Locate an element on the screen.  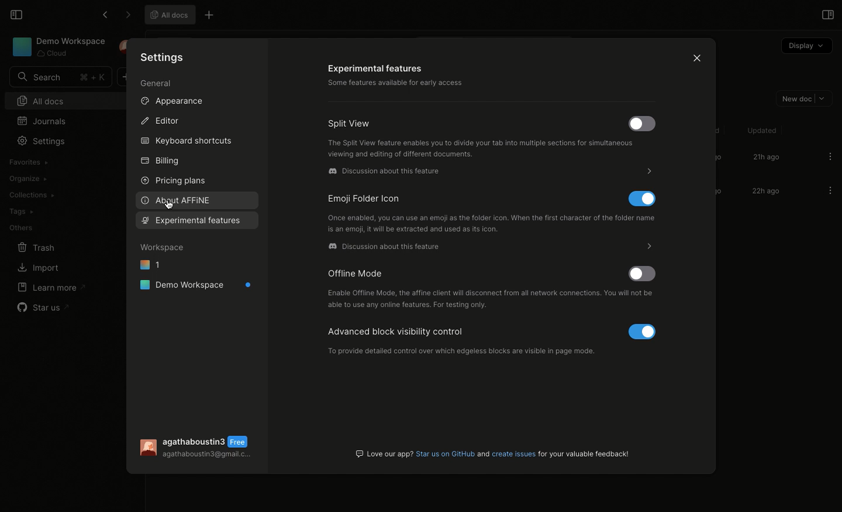
Enabled is located at coordinates (642, 200).